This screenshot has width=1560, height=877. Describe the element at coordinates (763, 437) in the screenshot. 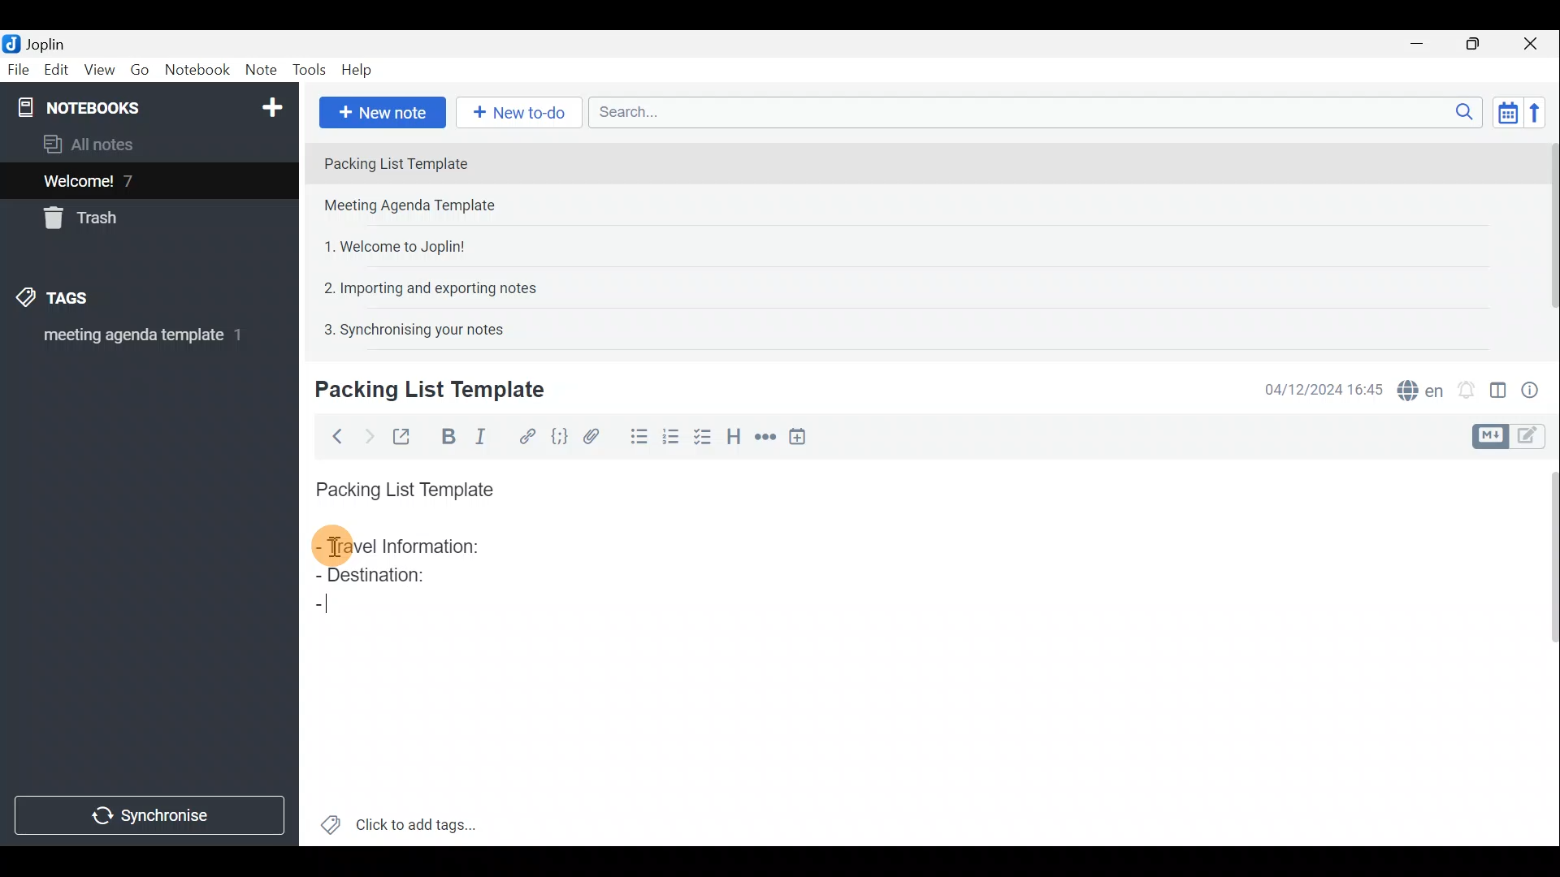

I see `Horizontal rule` at that location.